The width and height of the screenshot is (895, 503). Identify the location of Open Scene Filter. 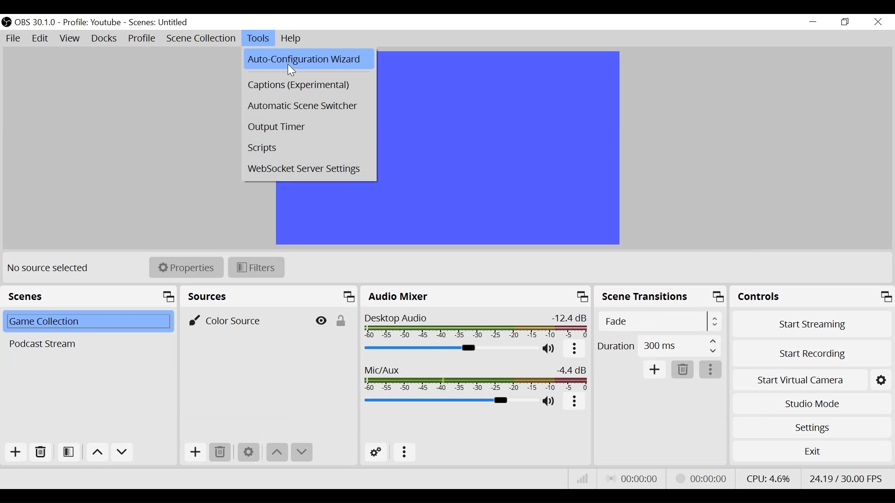
(69, 452).